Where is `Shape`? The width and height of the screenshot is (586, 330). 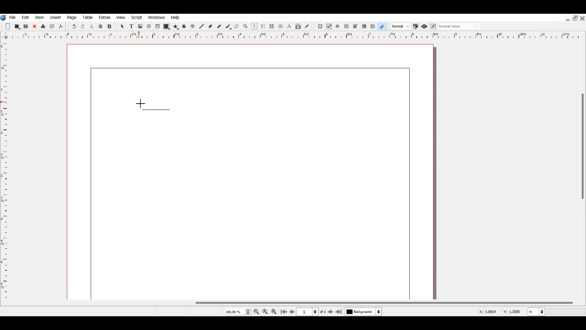
Shape is located at coordinates (167, 27).